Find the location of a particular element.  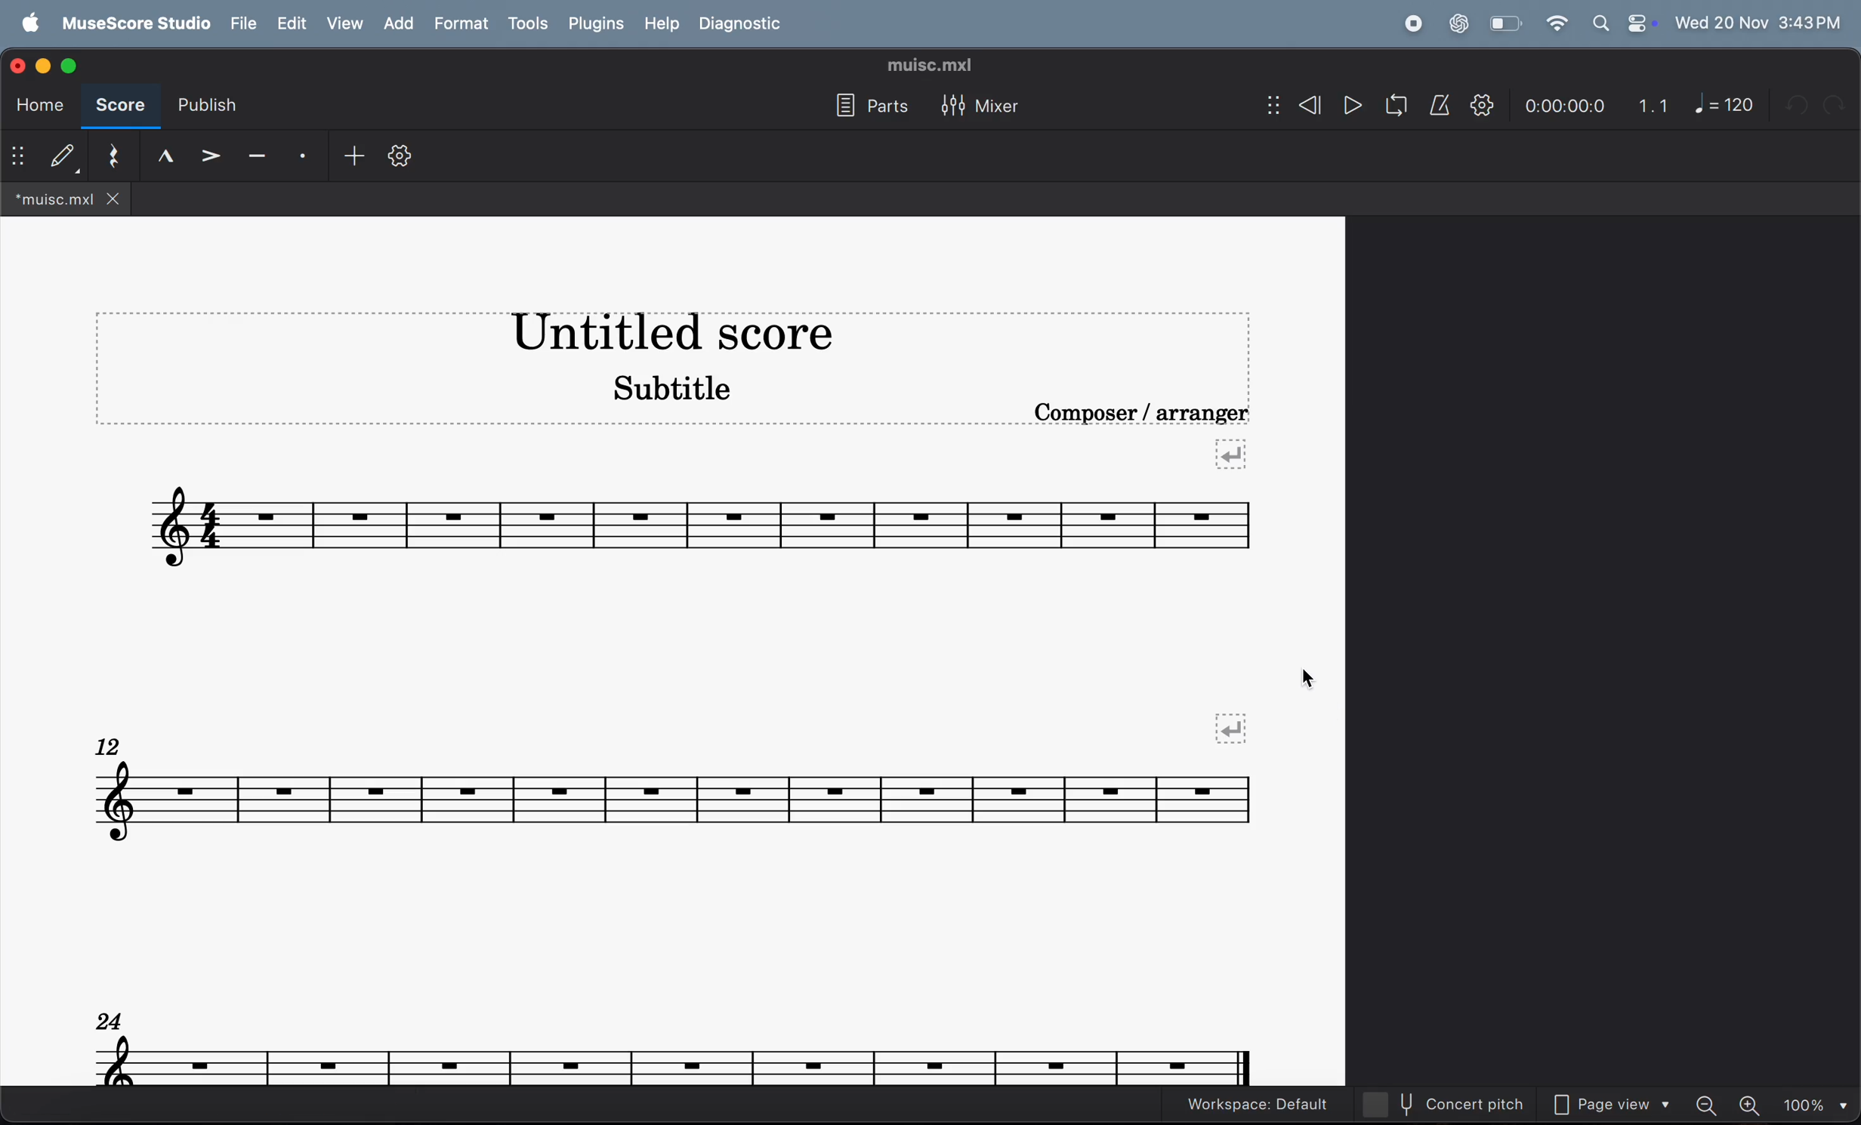

page view is located at coordinates (1606, 1105).